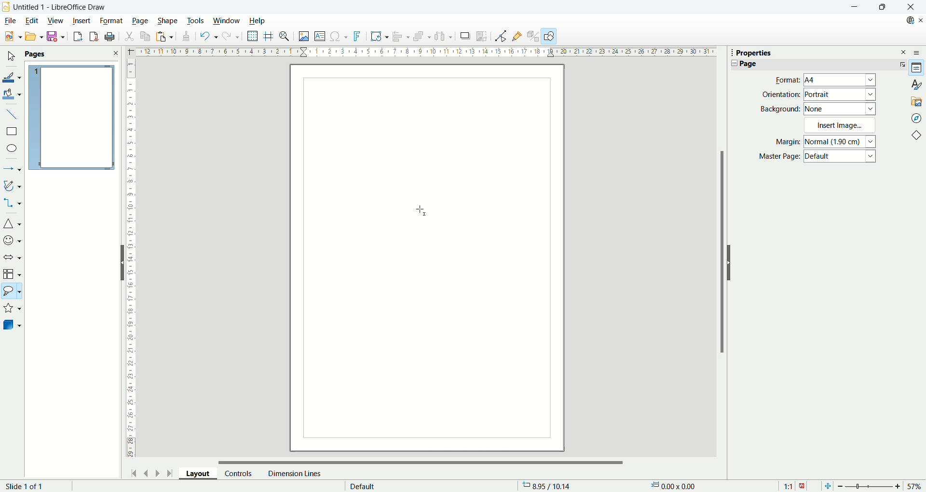  Describe the element at coordinates (720, 257) in the screenshot. I see `Vertival scroll bar` at that location.